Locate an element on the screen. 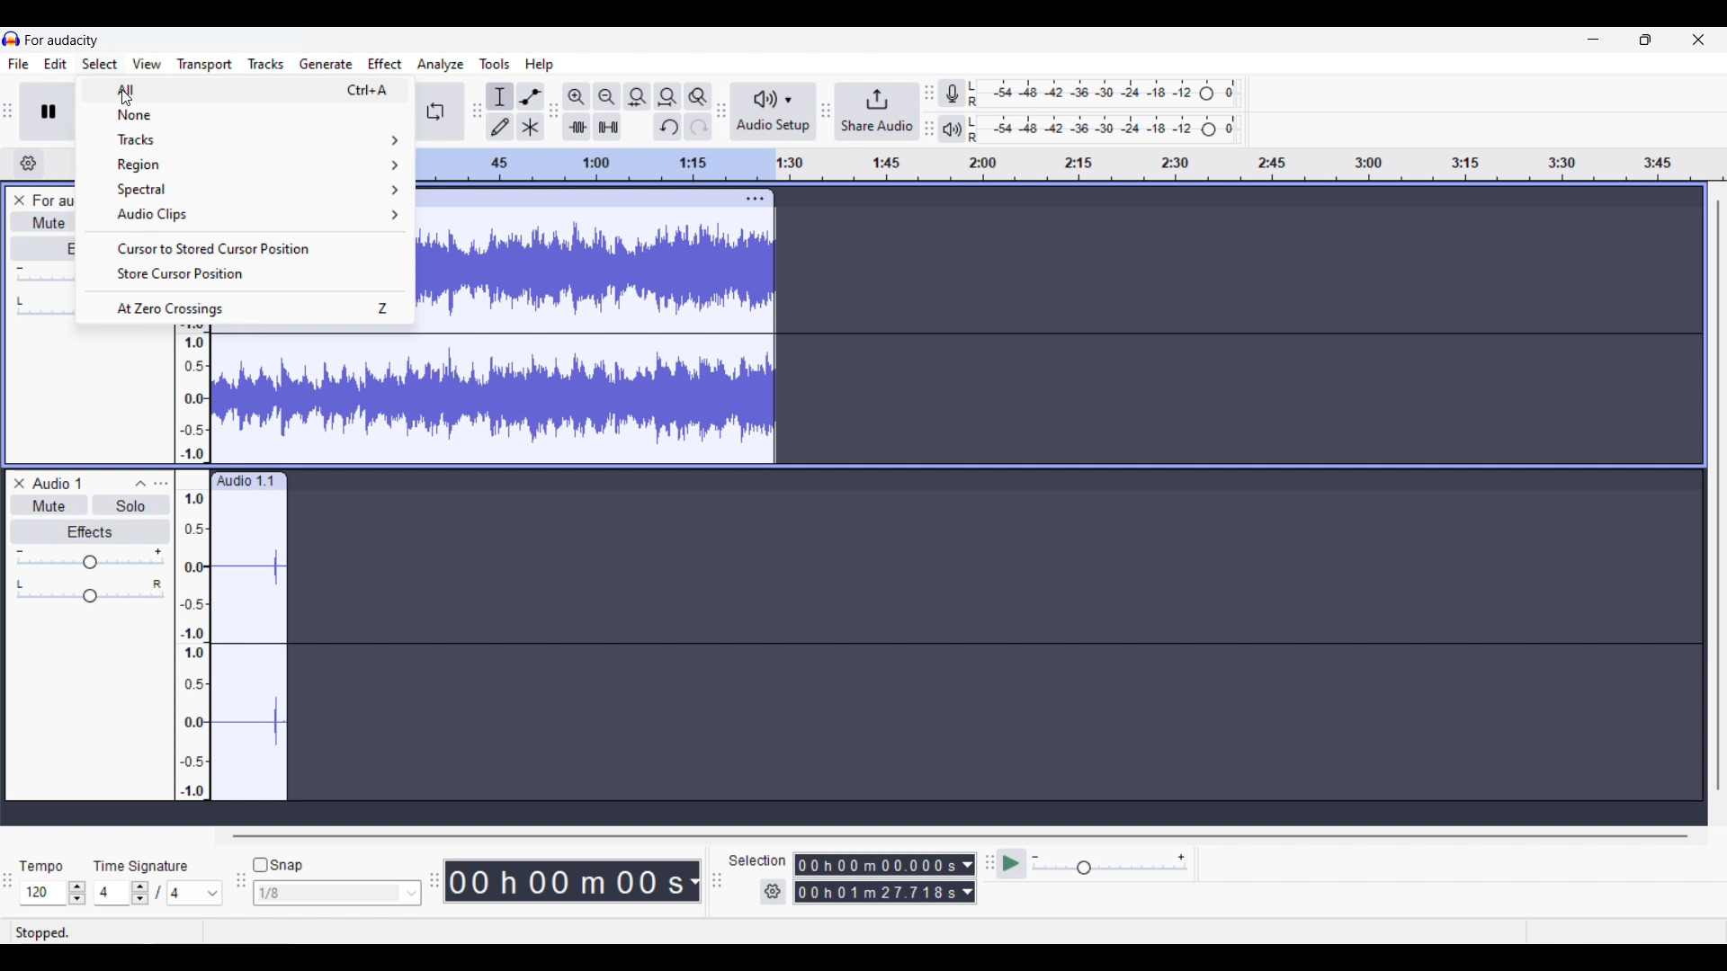  Time signature settings is located at coordinates (160, 892).